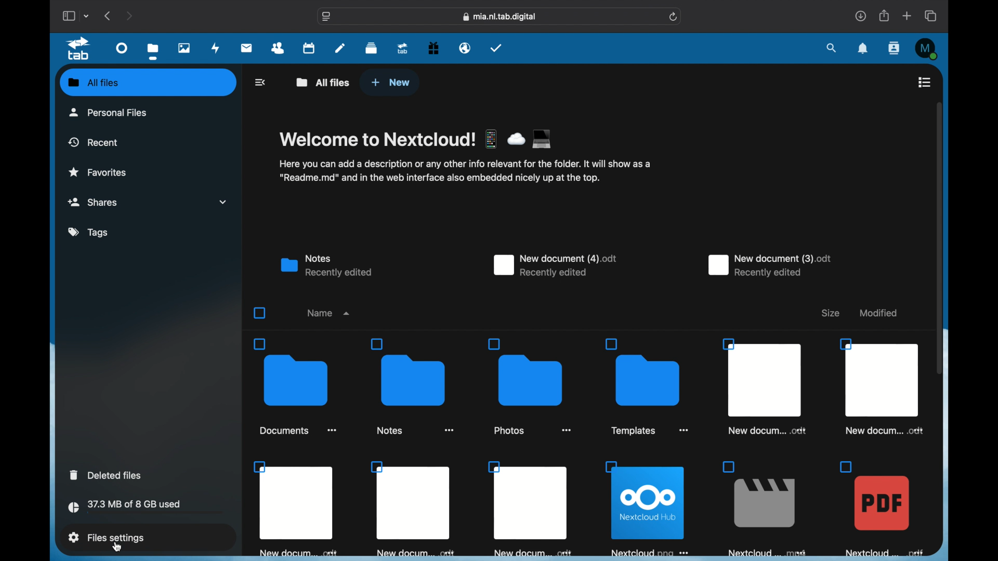  I want to click on all files, so click(322, 82).